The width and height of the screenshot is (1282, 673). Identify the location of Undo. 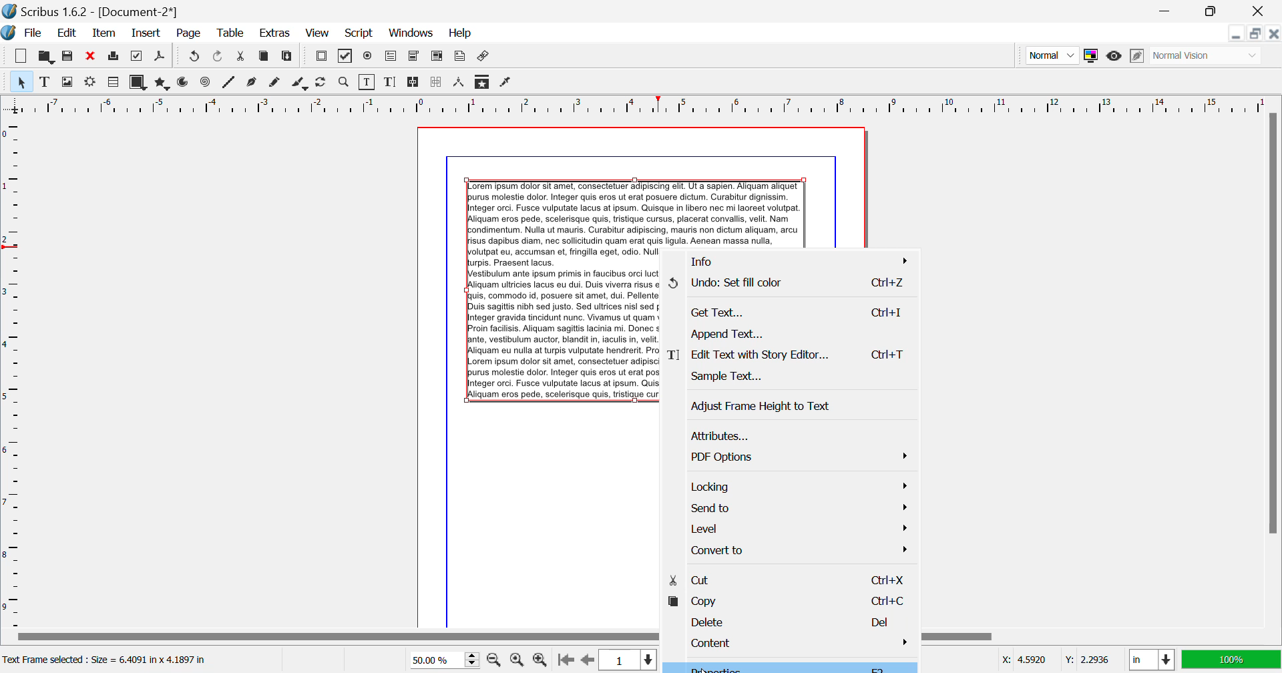
(220, 57).